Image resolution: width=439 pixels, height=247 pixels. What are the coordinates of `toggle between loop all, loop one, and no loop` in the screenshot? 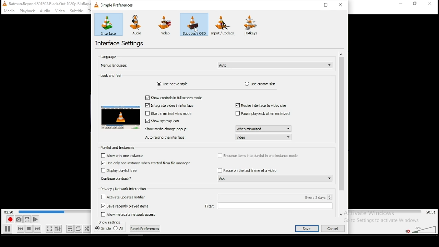 It's located at (78, 228).